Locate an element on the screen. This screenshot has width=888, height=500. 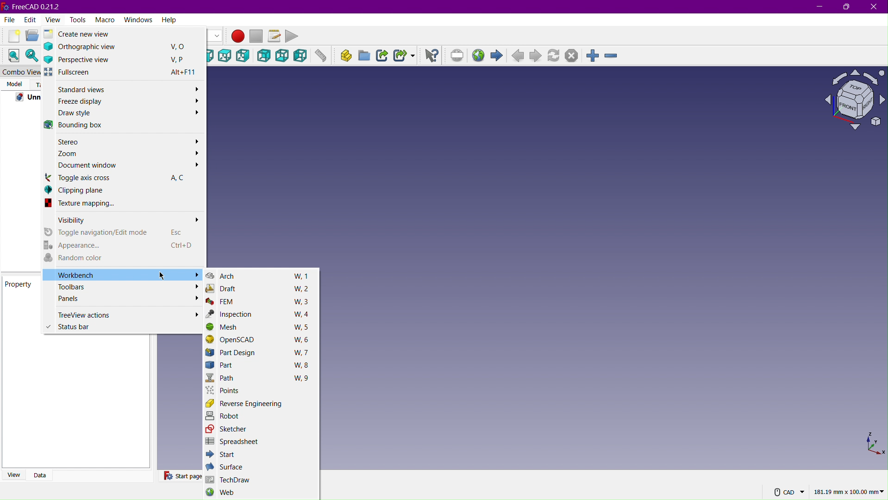
Play Macro is located at coordinates (296, 37).